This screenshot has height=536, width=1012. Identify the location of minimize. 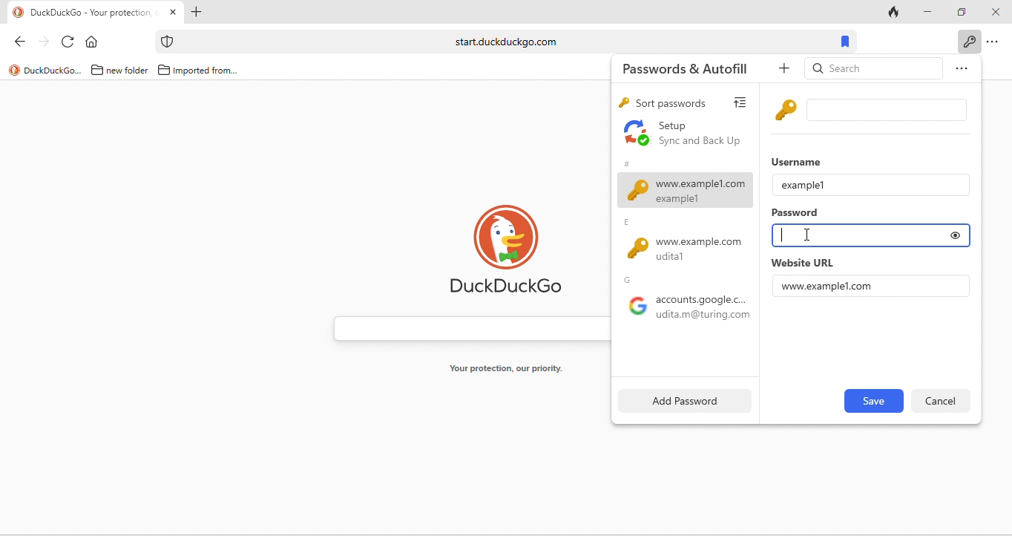
(925, 10).